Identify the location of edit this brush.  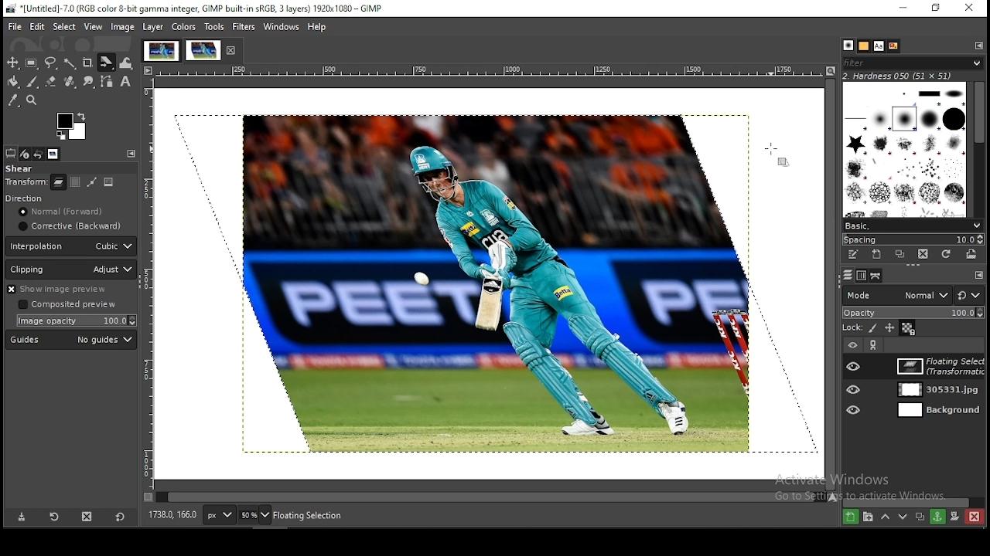
(854, 255).